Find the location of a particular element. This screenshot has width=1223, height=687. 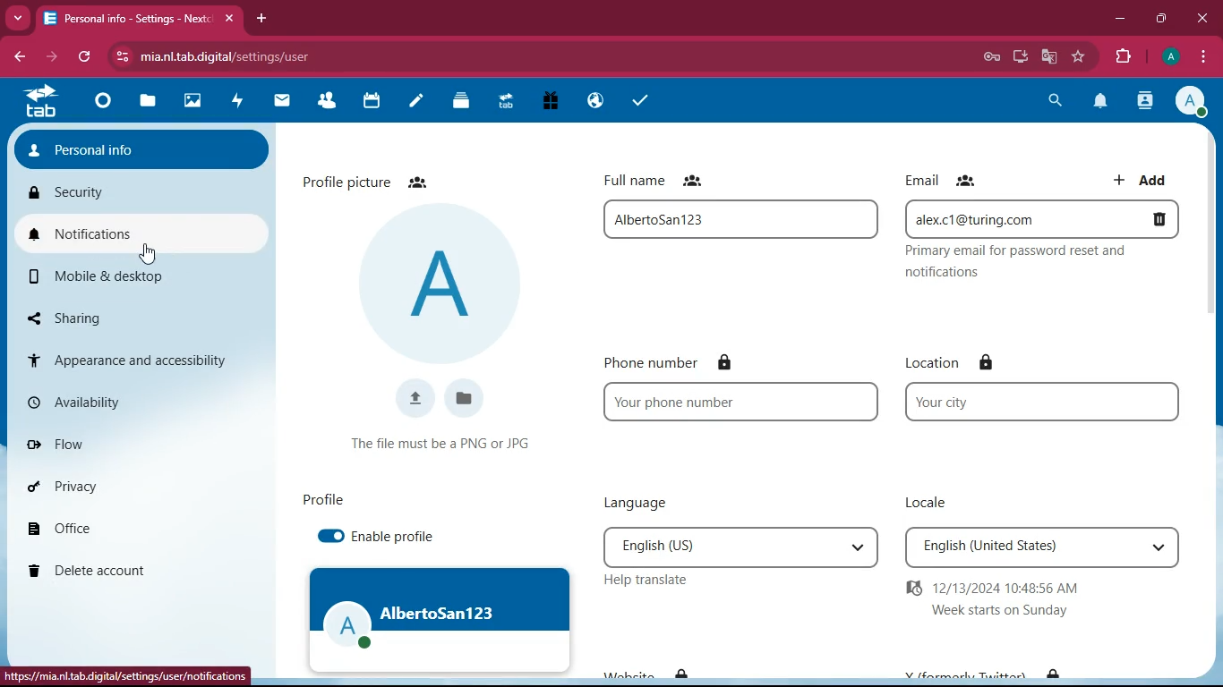

delete account is located at coordinates (135, 570).